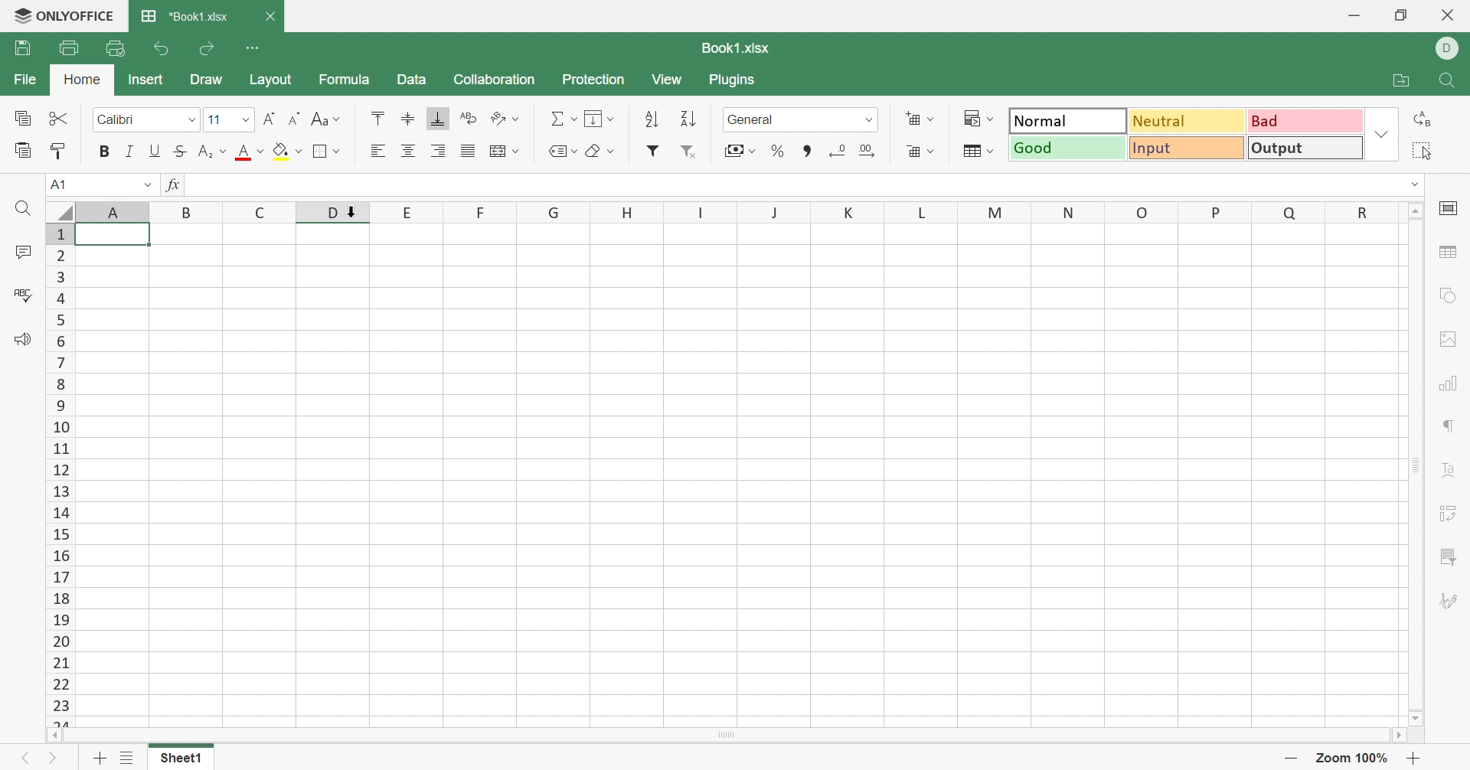 The height and width of the screenshot is (770, 1470). What do you see at coordinates (274, 81) in the screenshot?
I see `Layout` at bounding box center [274, 81].